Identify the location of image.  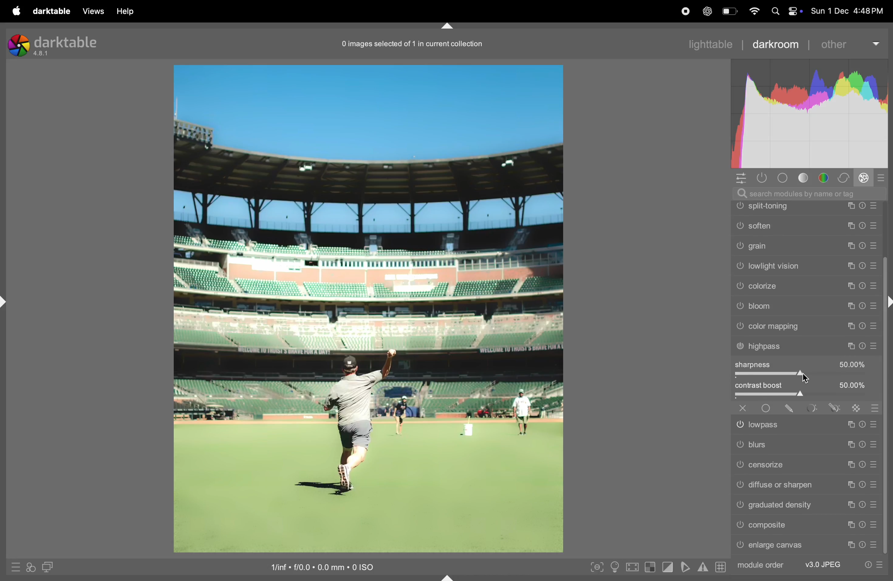
(368, 307).